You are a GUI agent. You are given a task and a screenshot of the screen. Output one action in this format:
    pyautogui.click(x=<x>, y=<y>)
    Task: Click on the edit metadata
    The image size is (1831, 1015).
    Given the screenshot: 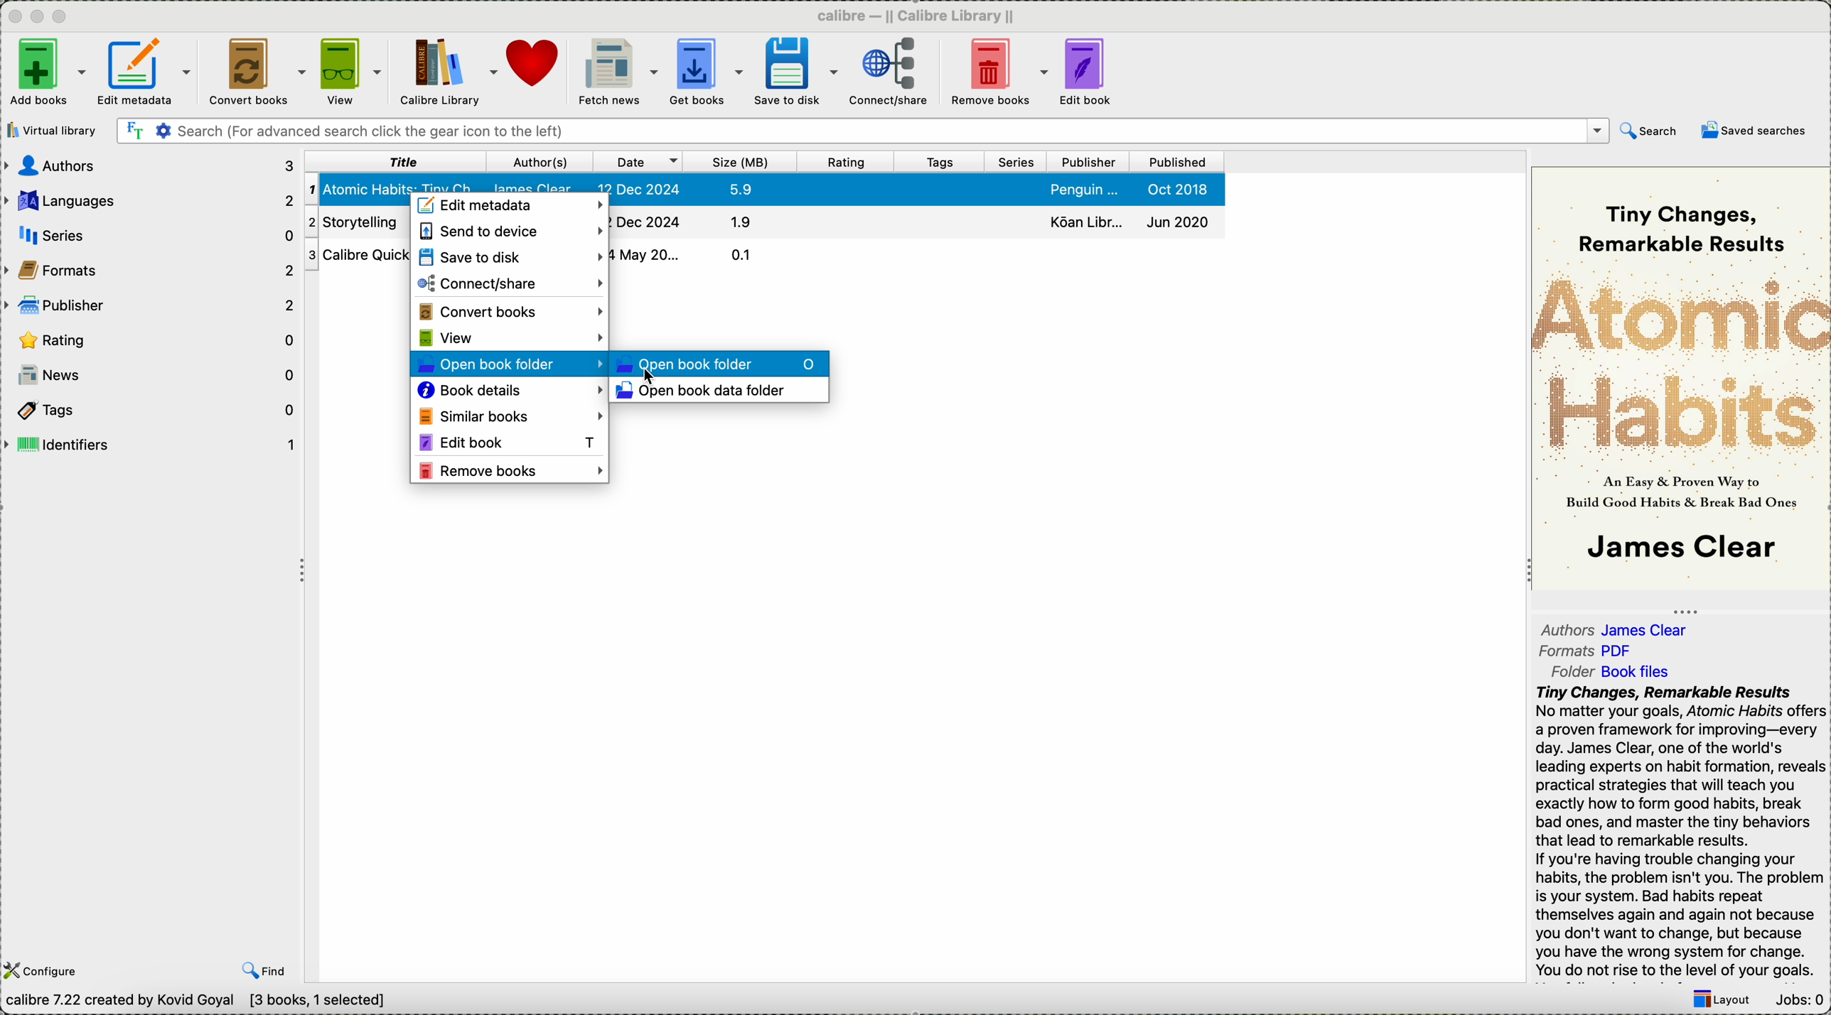 What is the action you would take?
    pyautogui.click(x=511, y=206)
    